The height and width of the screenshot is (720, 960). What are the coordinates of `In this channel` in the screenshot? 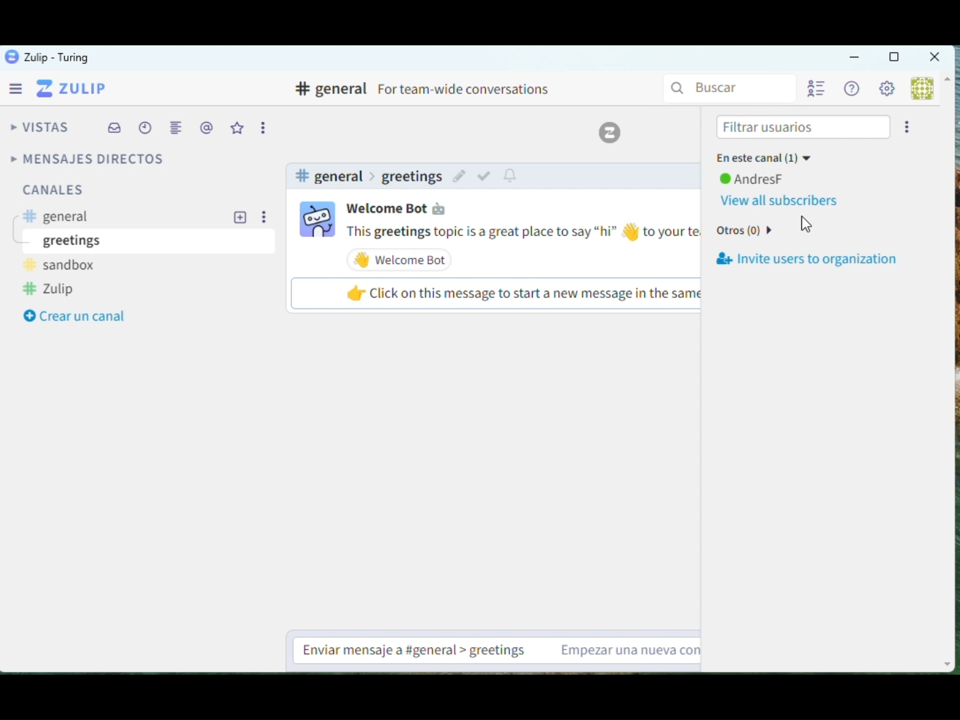 It's located at (774, 159).